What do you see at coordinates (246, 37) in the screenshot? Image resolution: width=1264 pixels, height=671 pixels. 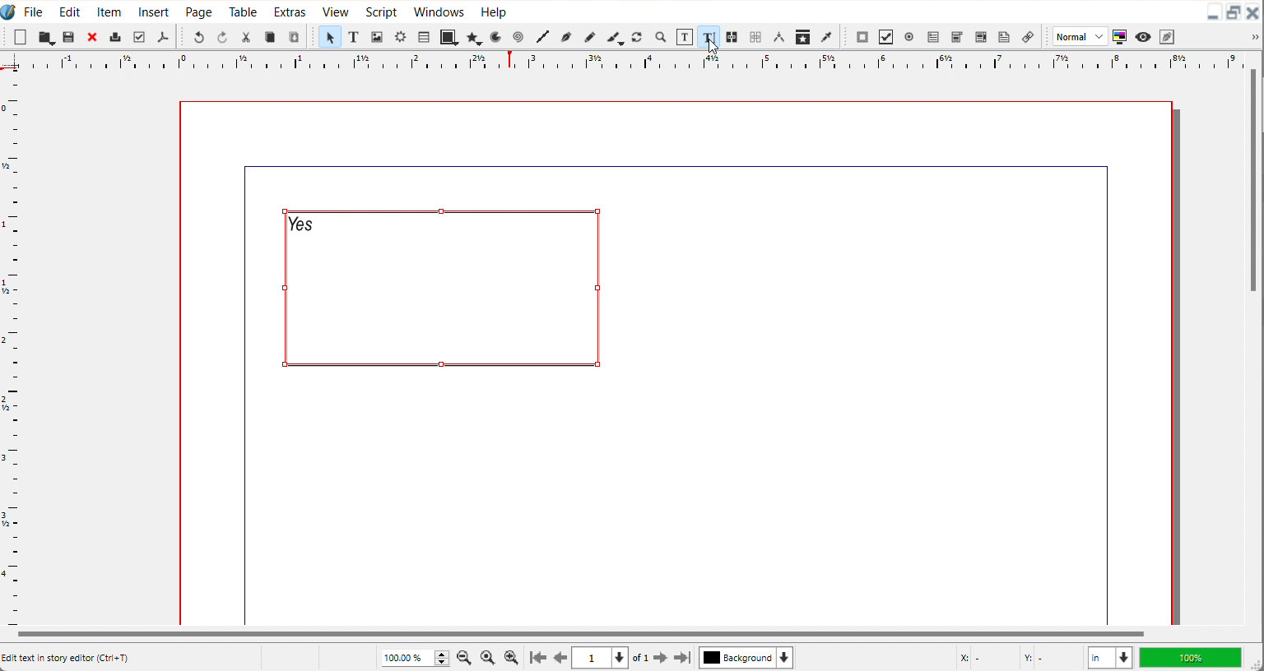 I see `Cut` at bounding box center [246, 37].